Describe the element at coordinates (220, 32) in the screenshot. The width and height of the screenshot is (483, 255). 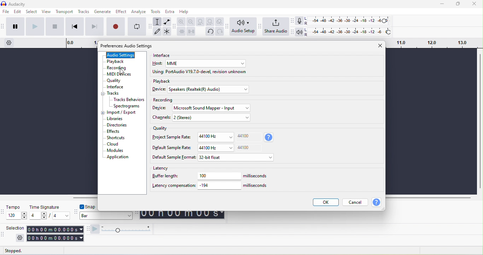
I see `redo` at that location.